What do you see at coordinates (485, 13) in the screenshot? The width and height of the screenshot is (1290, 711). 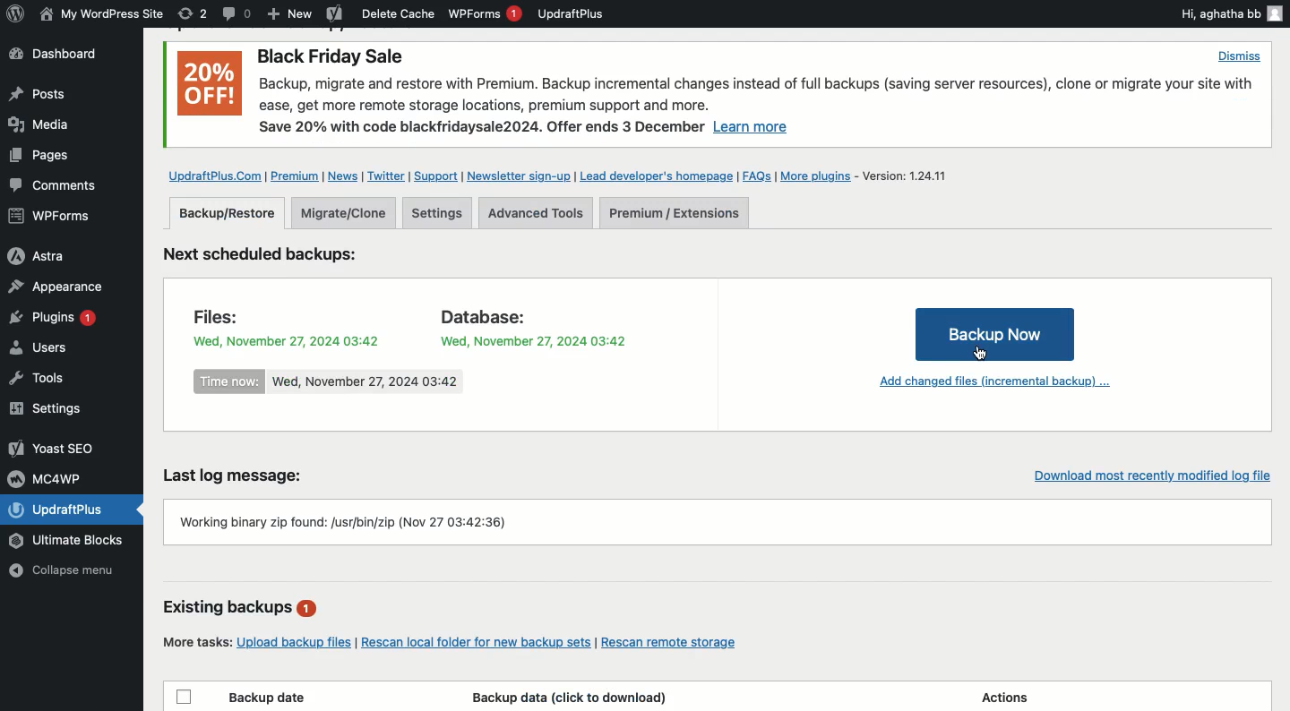 I see `WPForms 1` at bounding box center [485, 13].